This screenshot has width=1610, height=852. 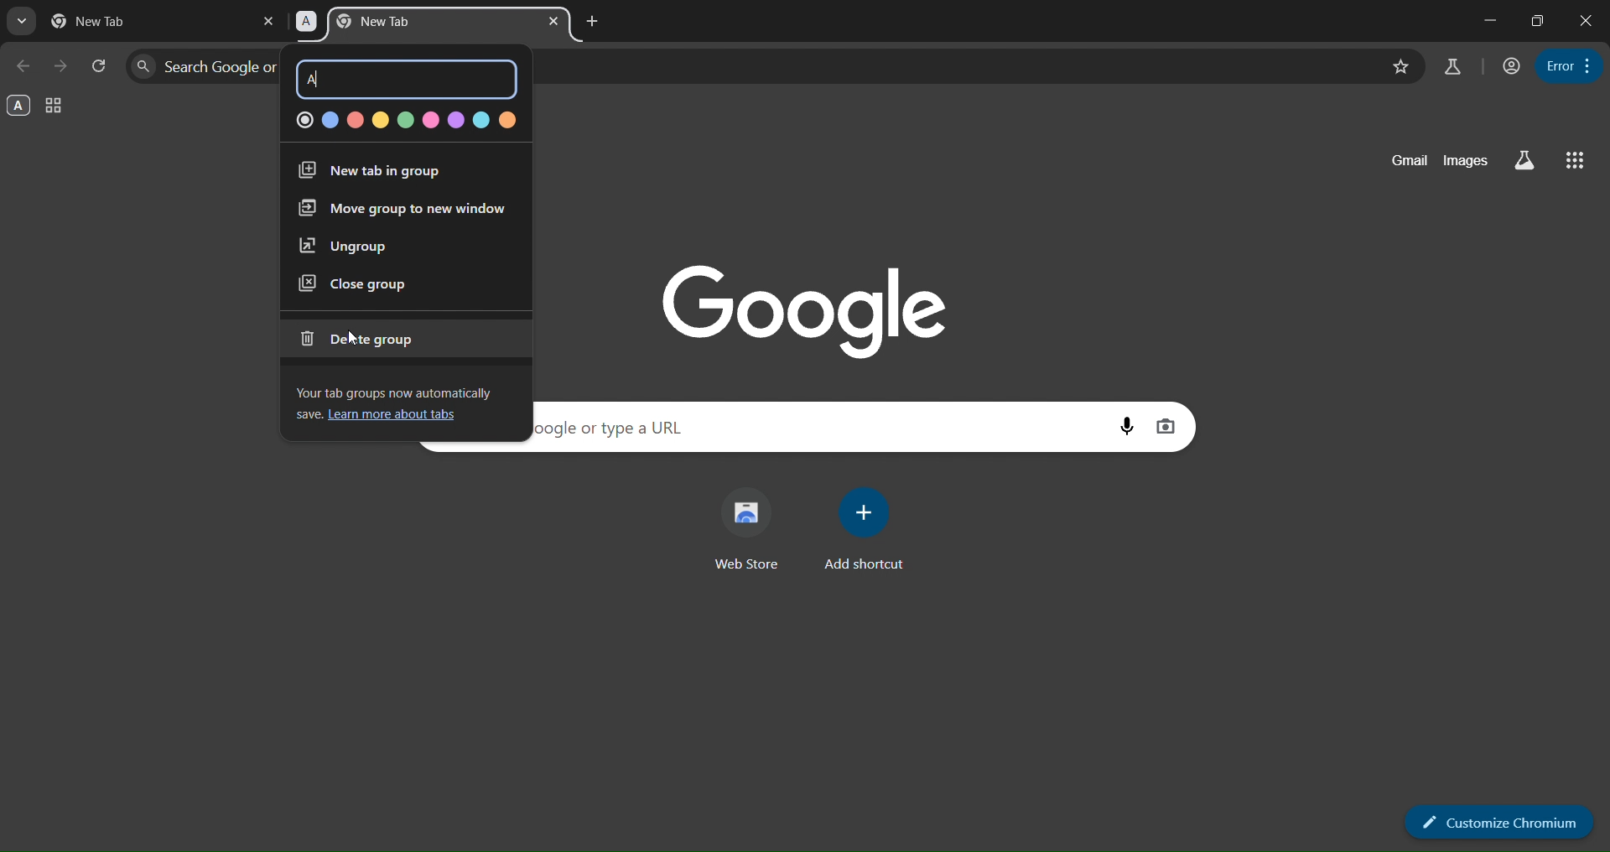 What do you see at coordinates (397, 417) in the screenshot?
I see `Learn more about tabs.` at bounding box center [397, 417].